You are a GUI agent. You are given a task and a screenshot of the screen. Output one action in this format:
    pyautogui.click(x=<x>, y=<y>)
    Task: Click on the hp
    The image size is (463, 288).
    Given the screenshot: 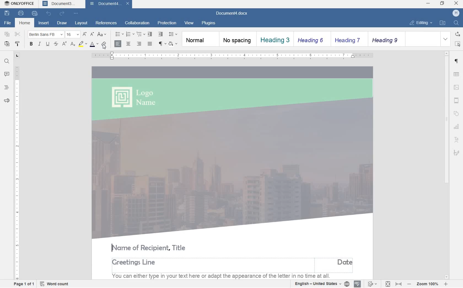 What is the action you would take?
    pyautogui.click(x=456, y=14)
    